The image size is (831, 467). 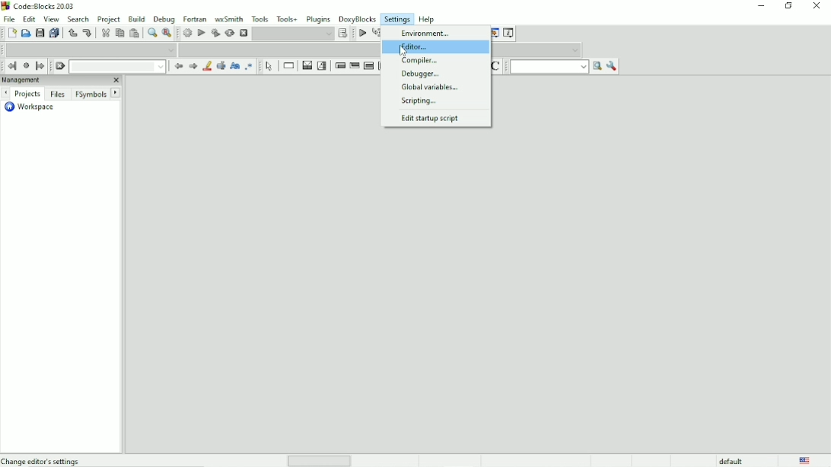 What do you see at coordinates (228, 18) in the screenshot?
I see `wxSmith` at bounding box center [228, 18].